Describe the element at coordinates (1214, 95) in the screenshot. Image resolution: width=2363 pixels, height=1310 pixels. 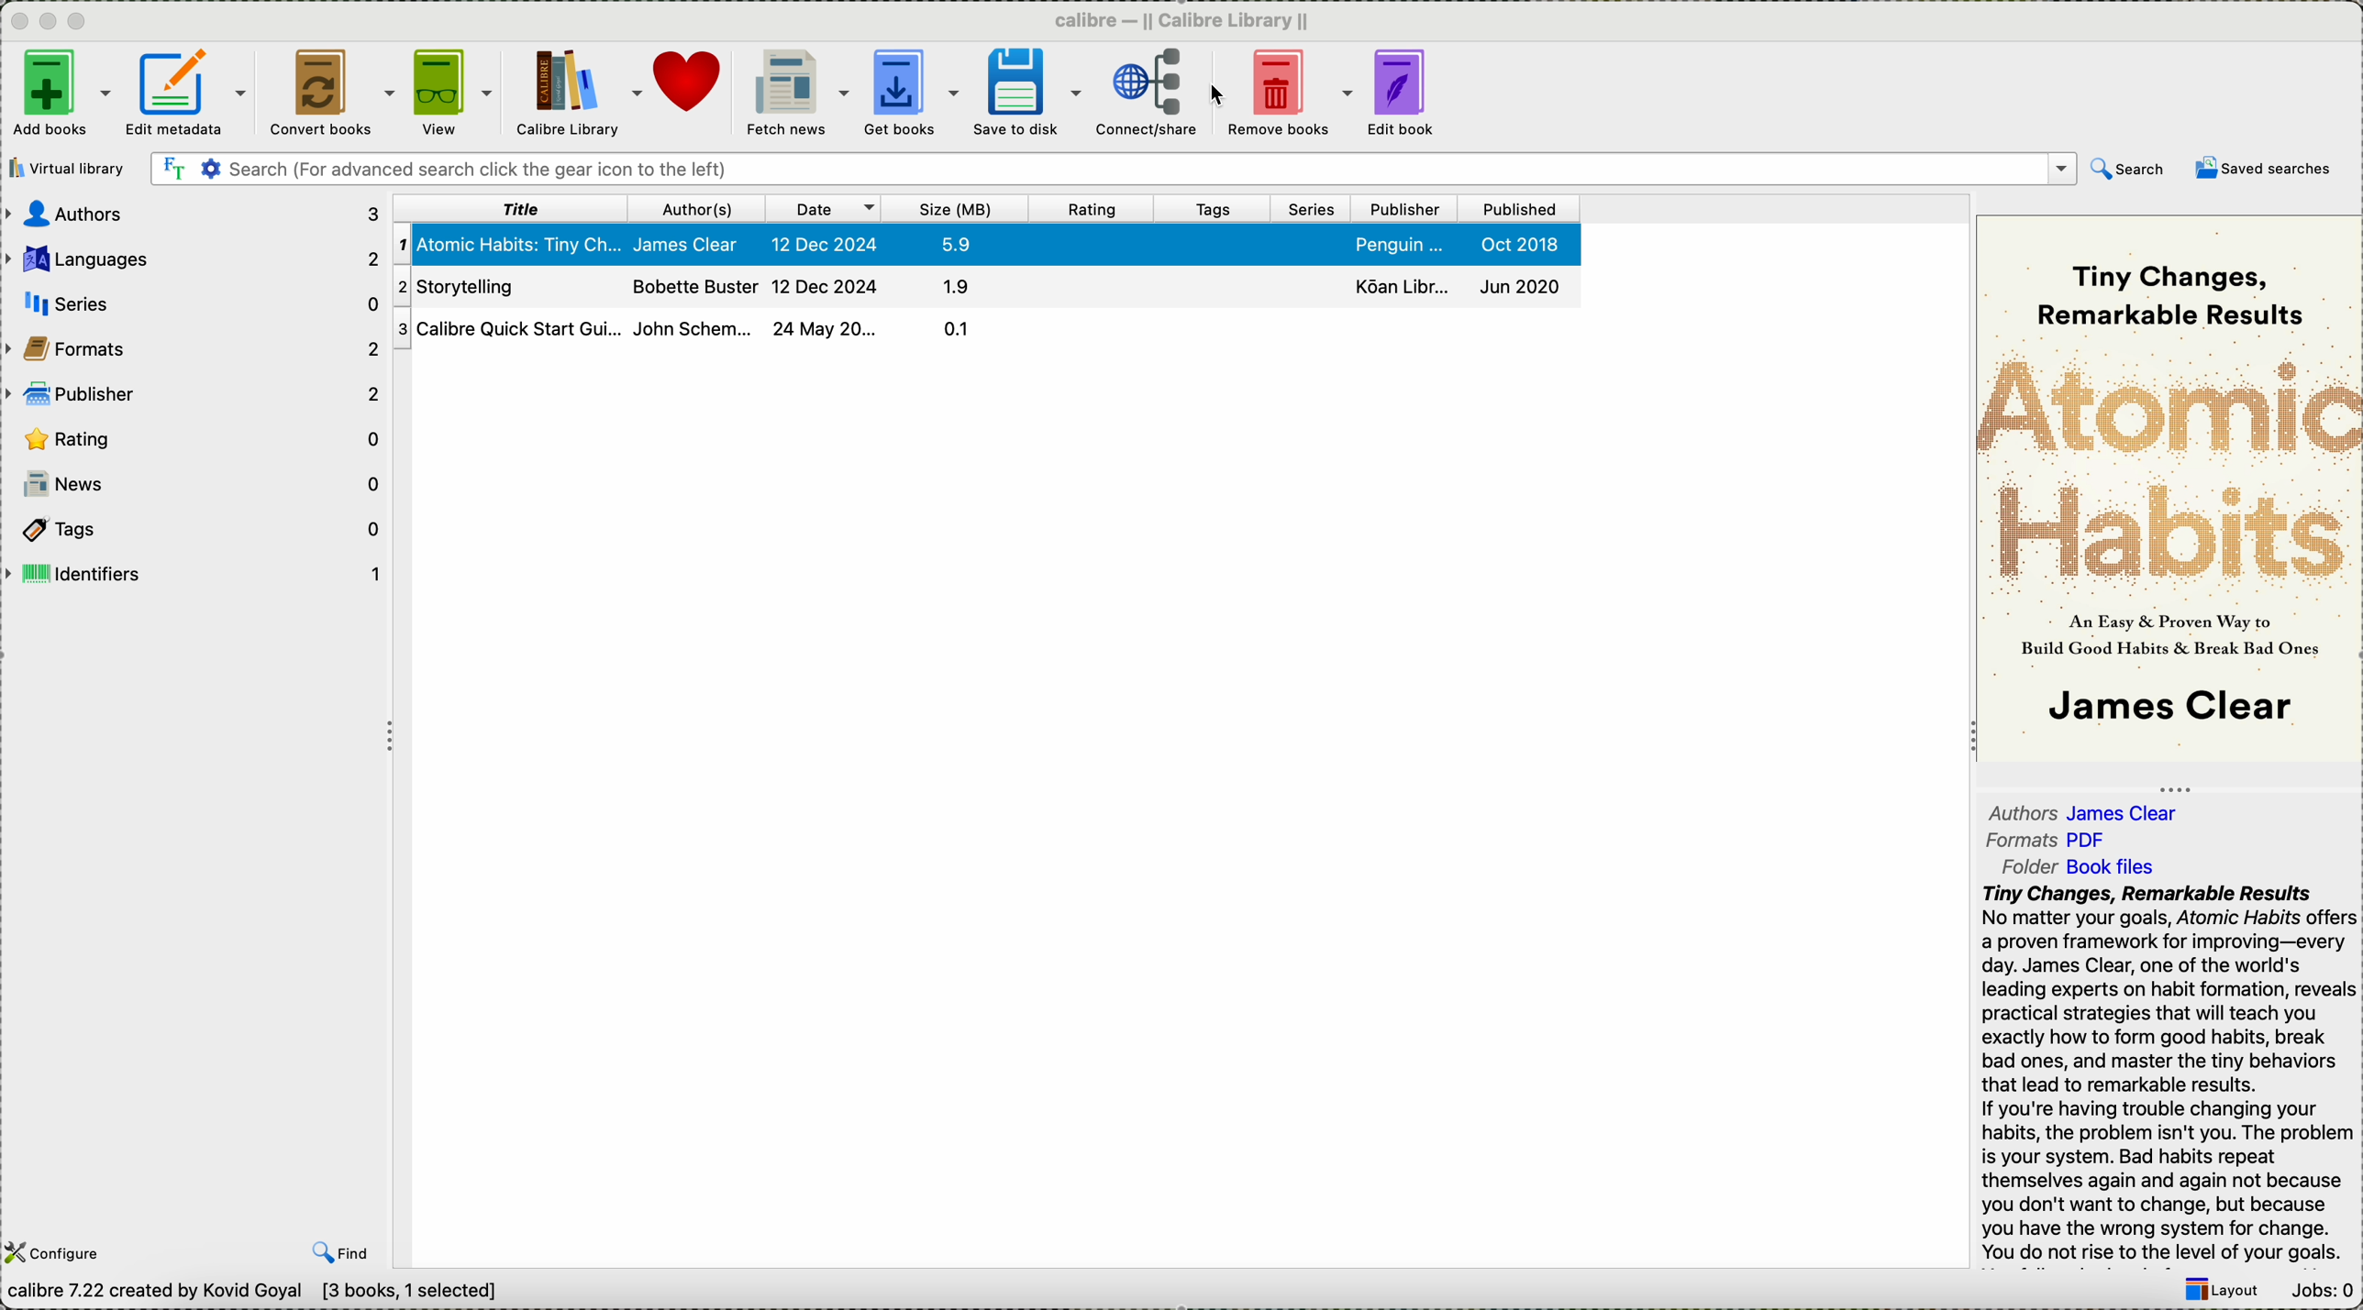
I see `mouse` at that location.